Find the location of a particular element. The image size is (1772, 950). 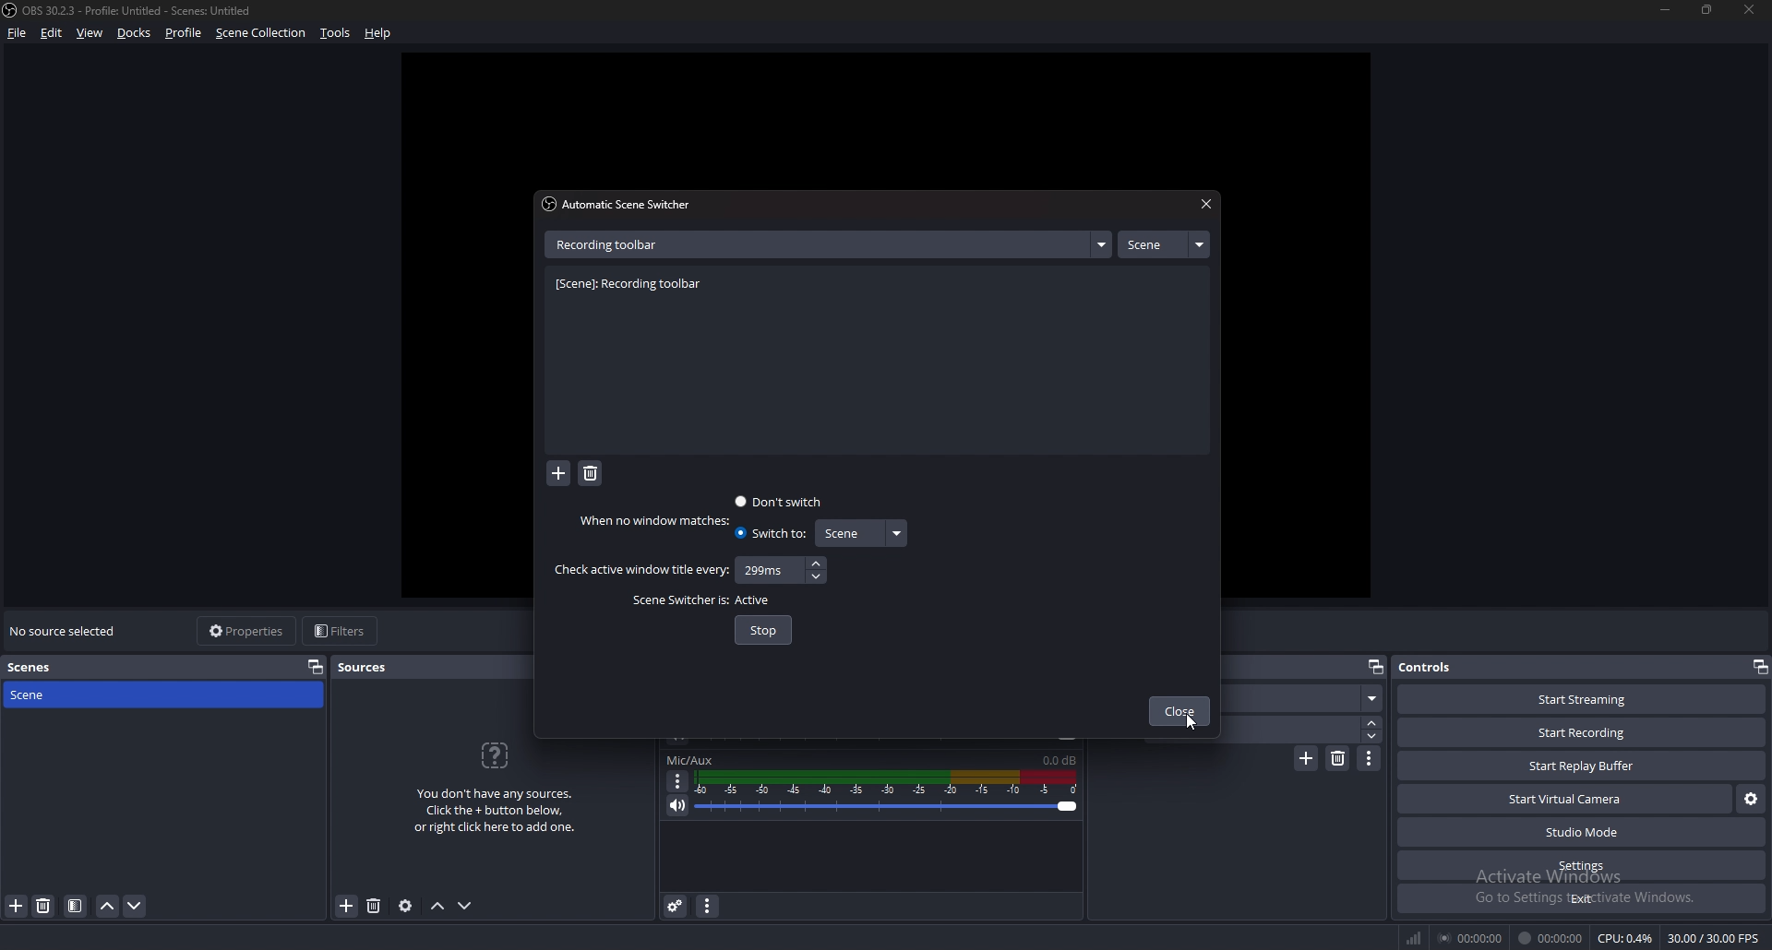

profile is located at coordinates (184, 32).